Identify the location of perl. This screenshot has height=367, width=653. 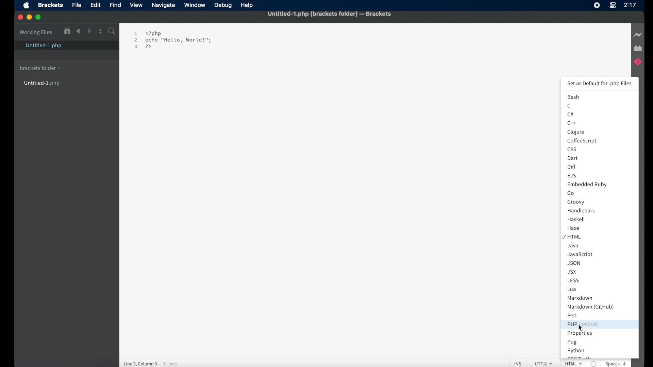
(572, 315).